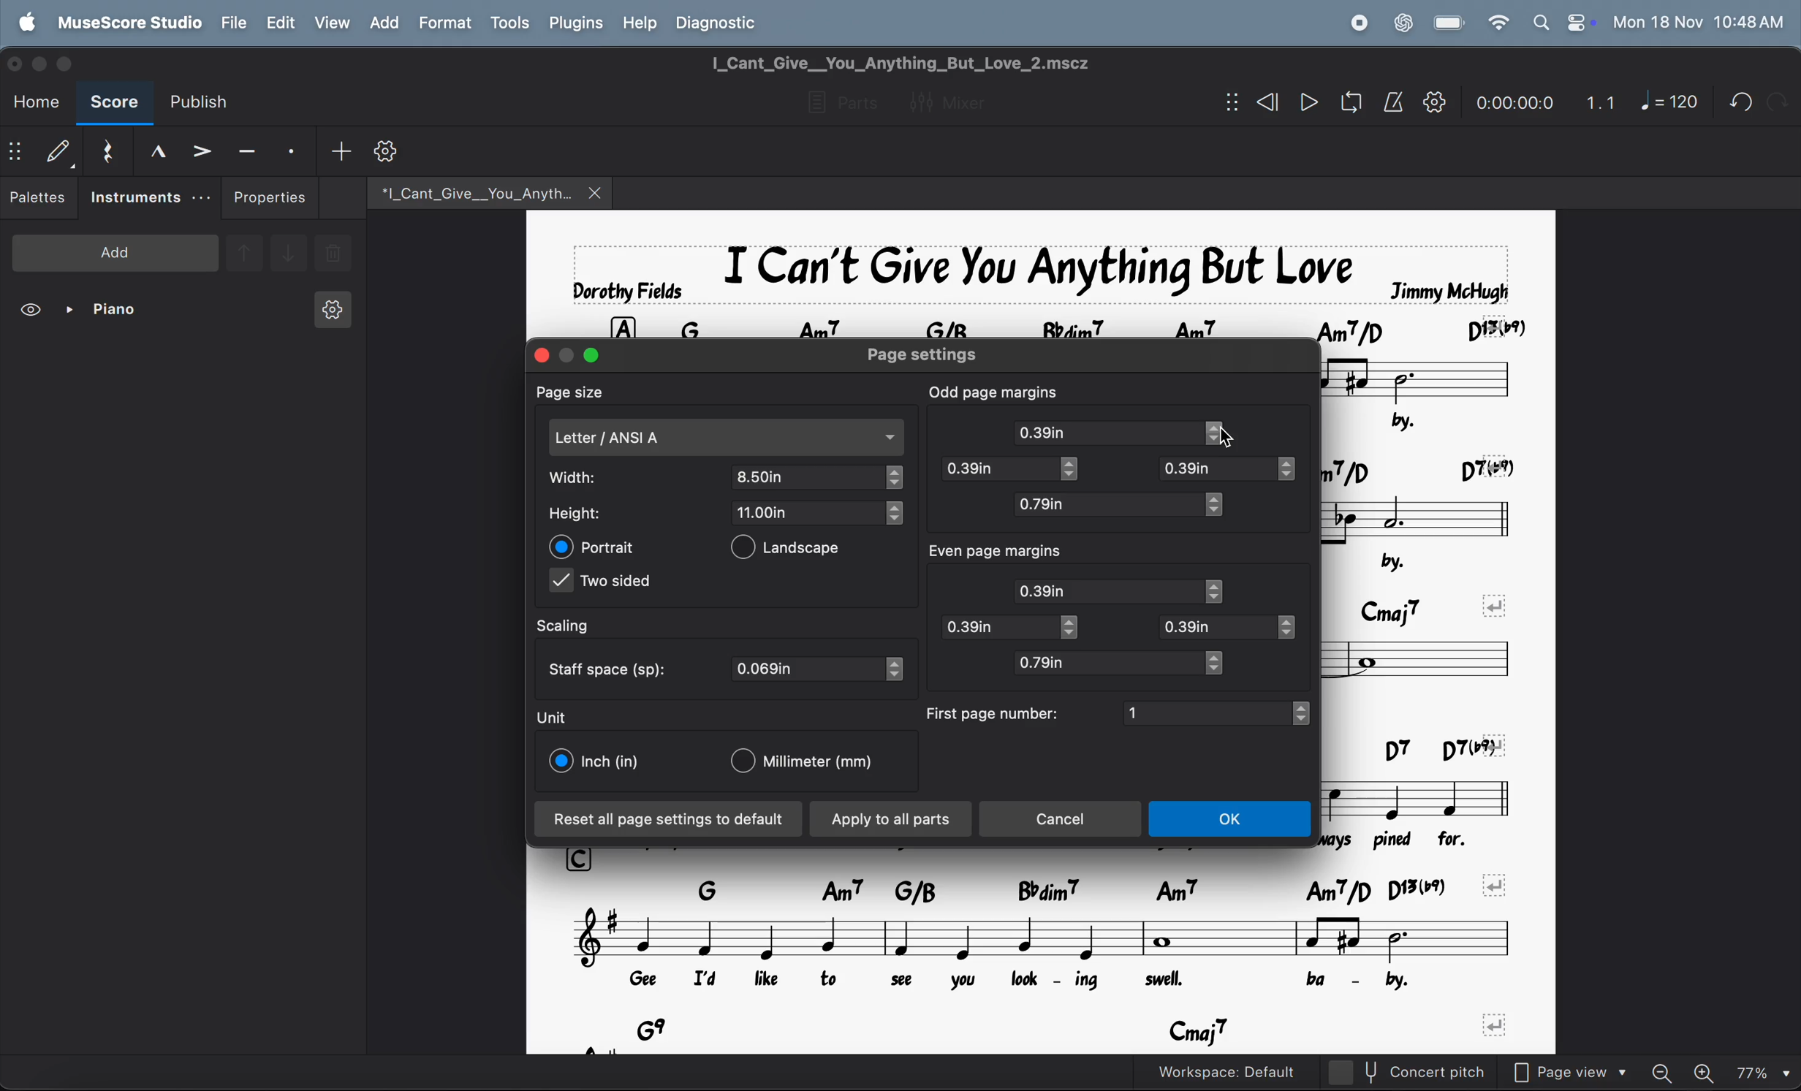  What do you see at coordinates (1308, 104) in the screenshot?
I see `play` at bounding box center [1308, 104].